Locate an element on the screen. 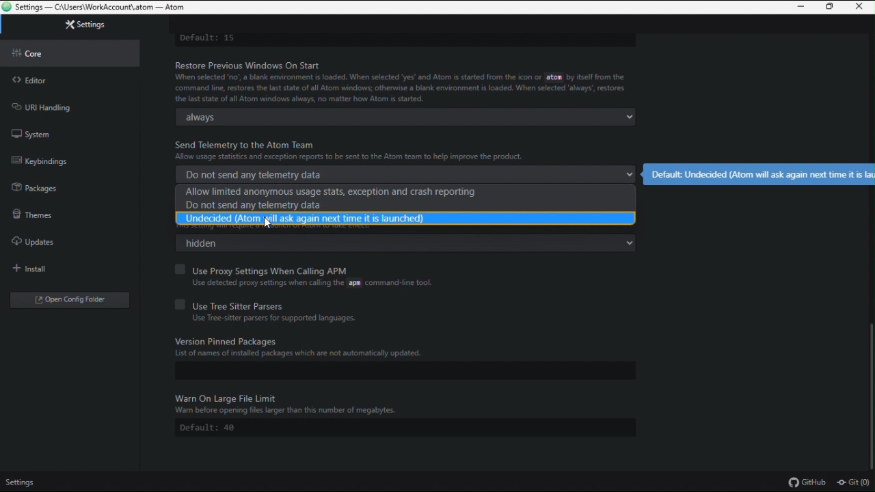 This screenshot has width=875, height=492. Version Pinned Packages List of names of installed packages which are not automatically updated.  is located at coordinates (388, 349).